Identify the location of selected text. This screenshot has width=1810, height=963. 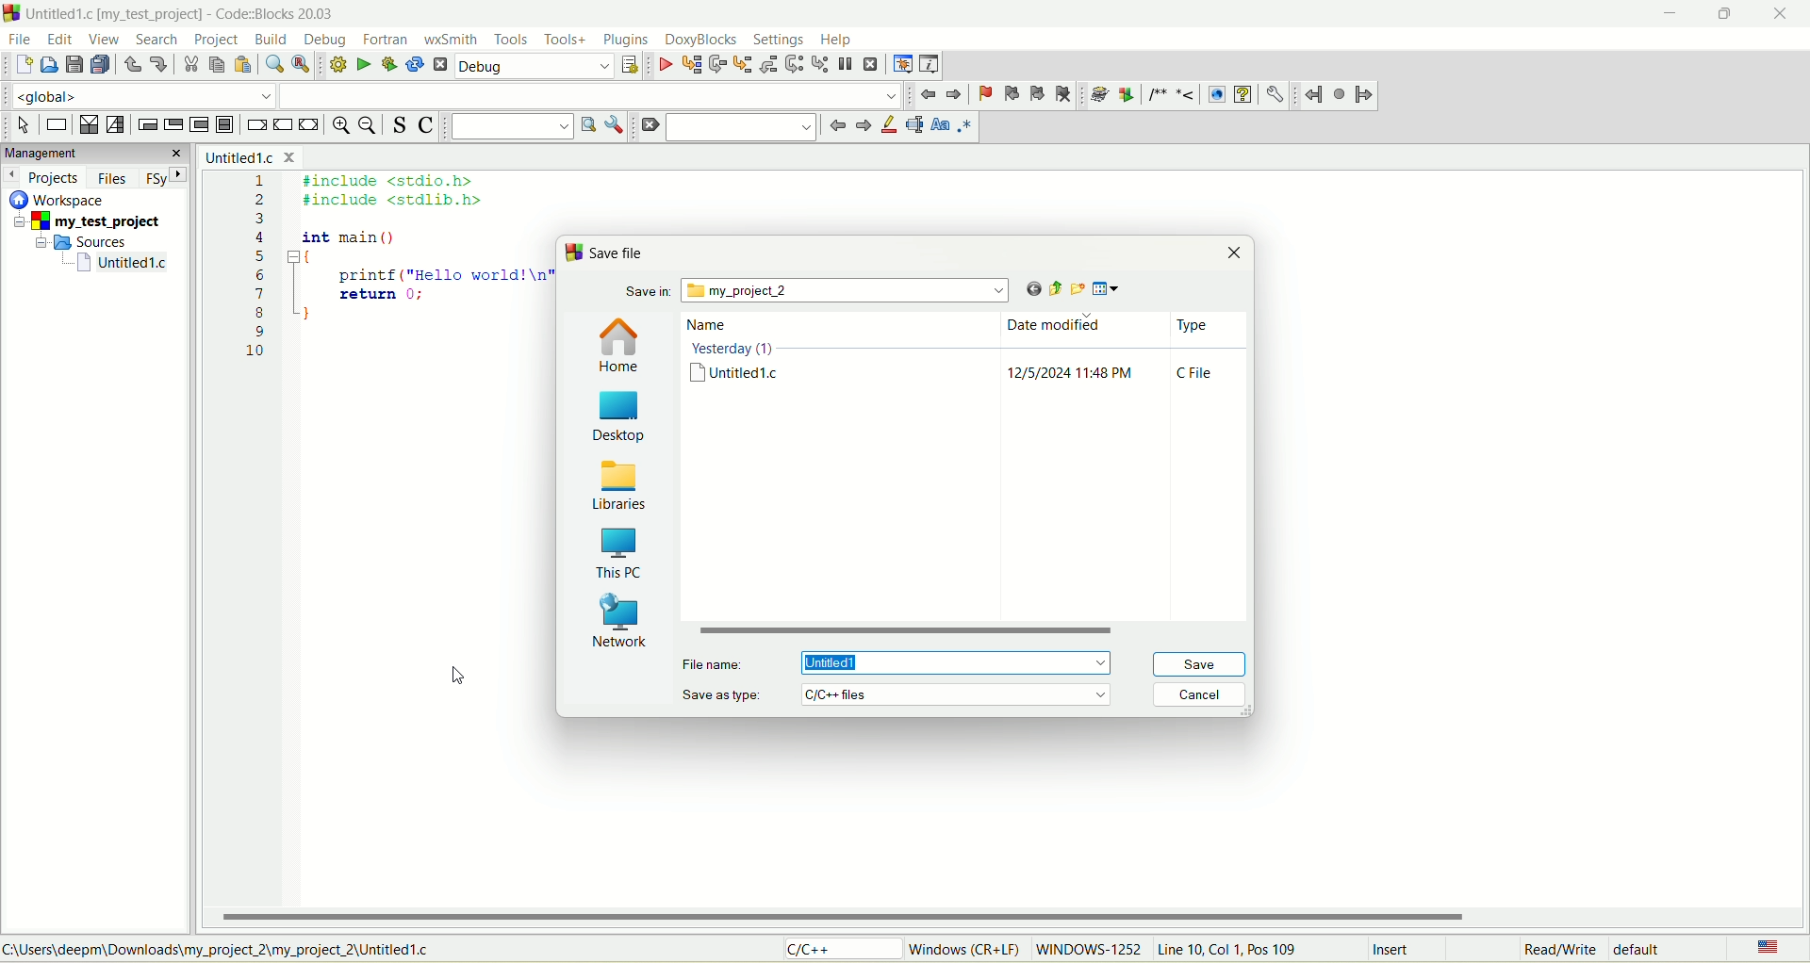
(914, 126).